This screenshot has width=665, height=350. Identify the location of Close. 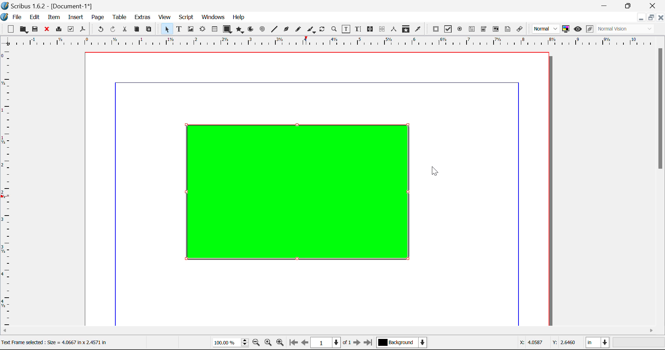
(661, 17).